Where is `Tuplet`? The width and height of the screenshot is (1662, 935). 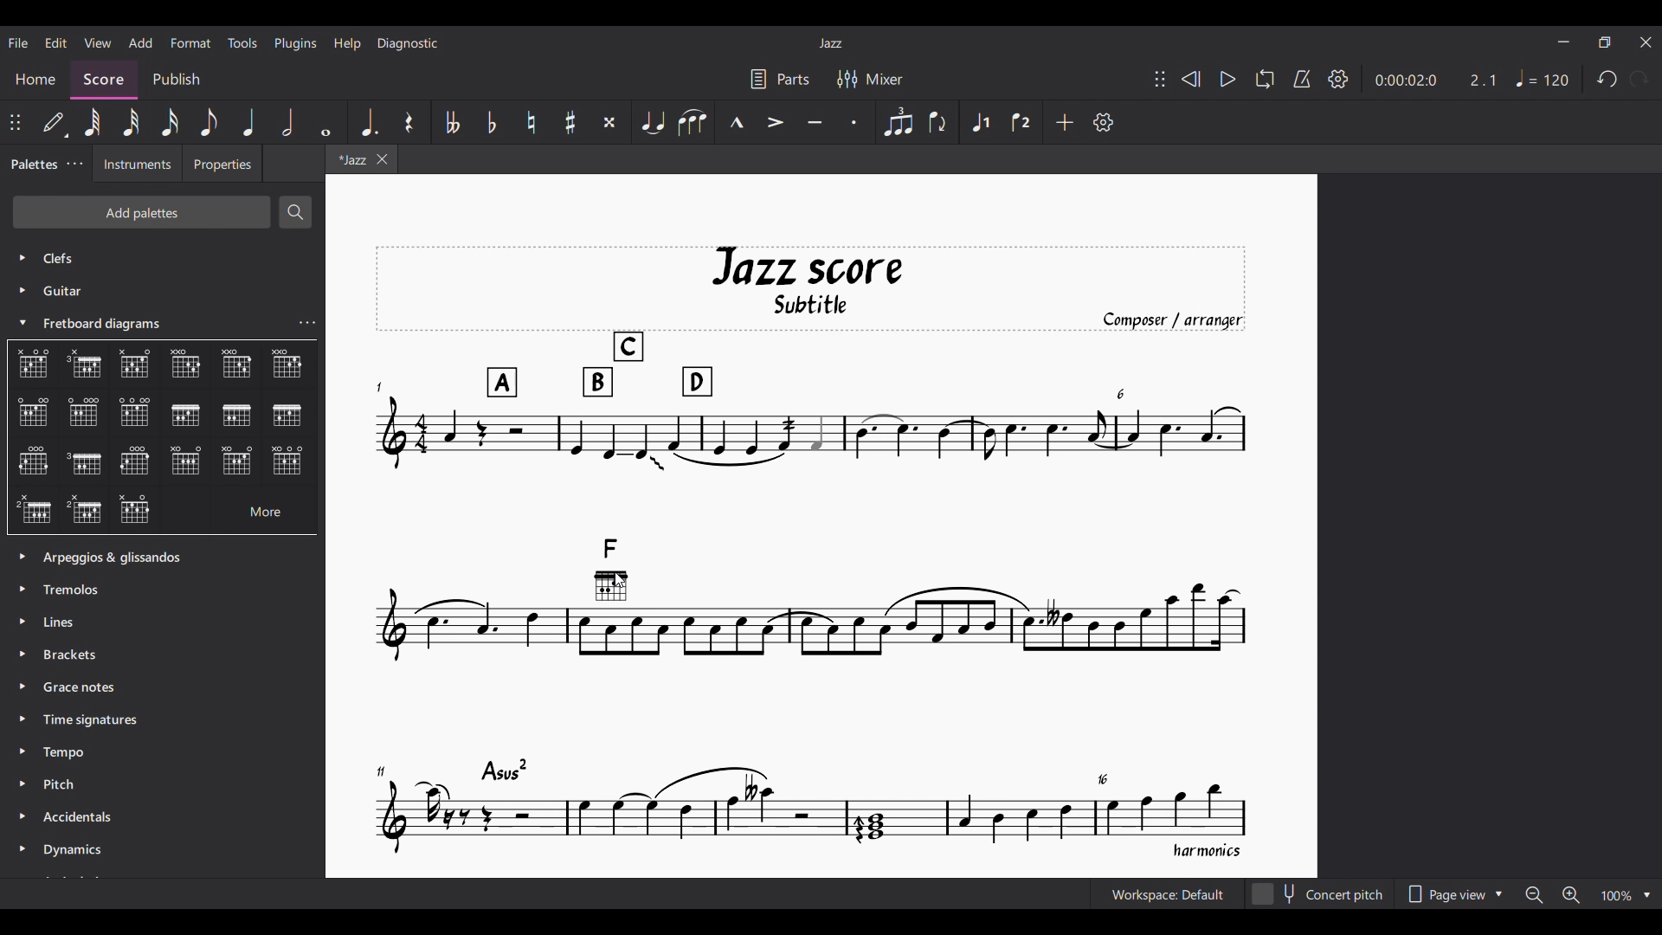 Tuplet is located at coordinates (898, 123).